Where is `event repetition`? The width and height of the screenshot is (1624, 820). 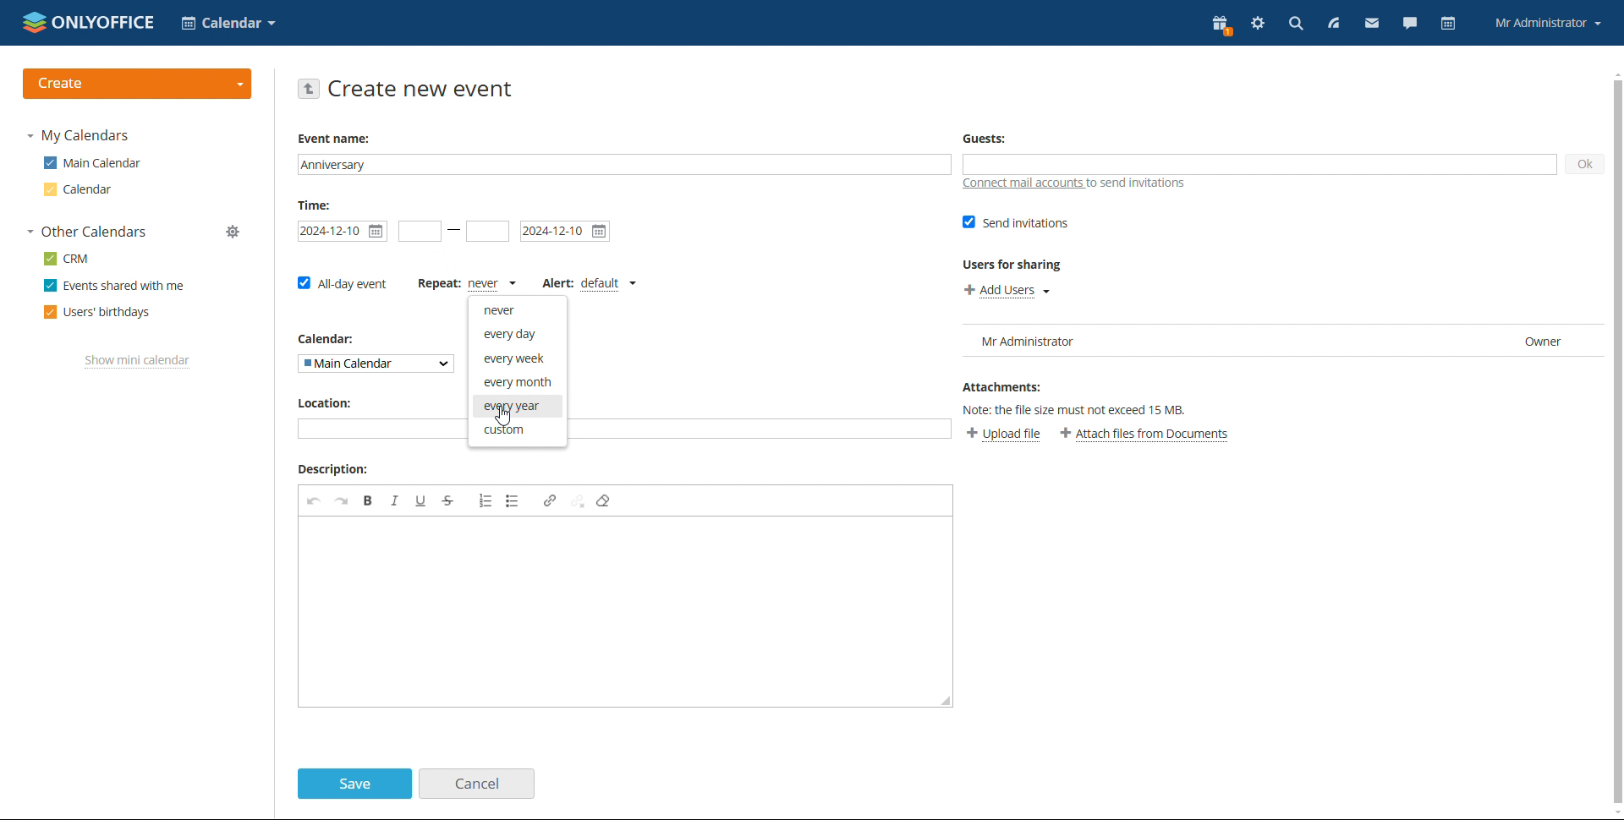
event repetition is located at coordinates (466, 283).